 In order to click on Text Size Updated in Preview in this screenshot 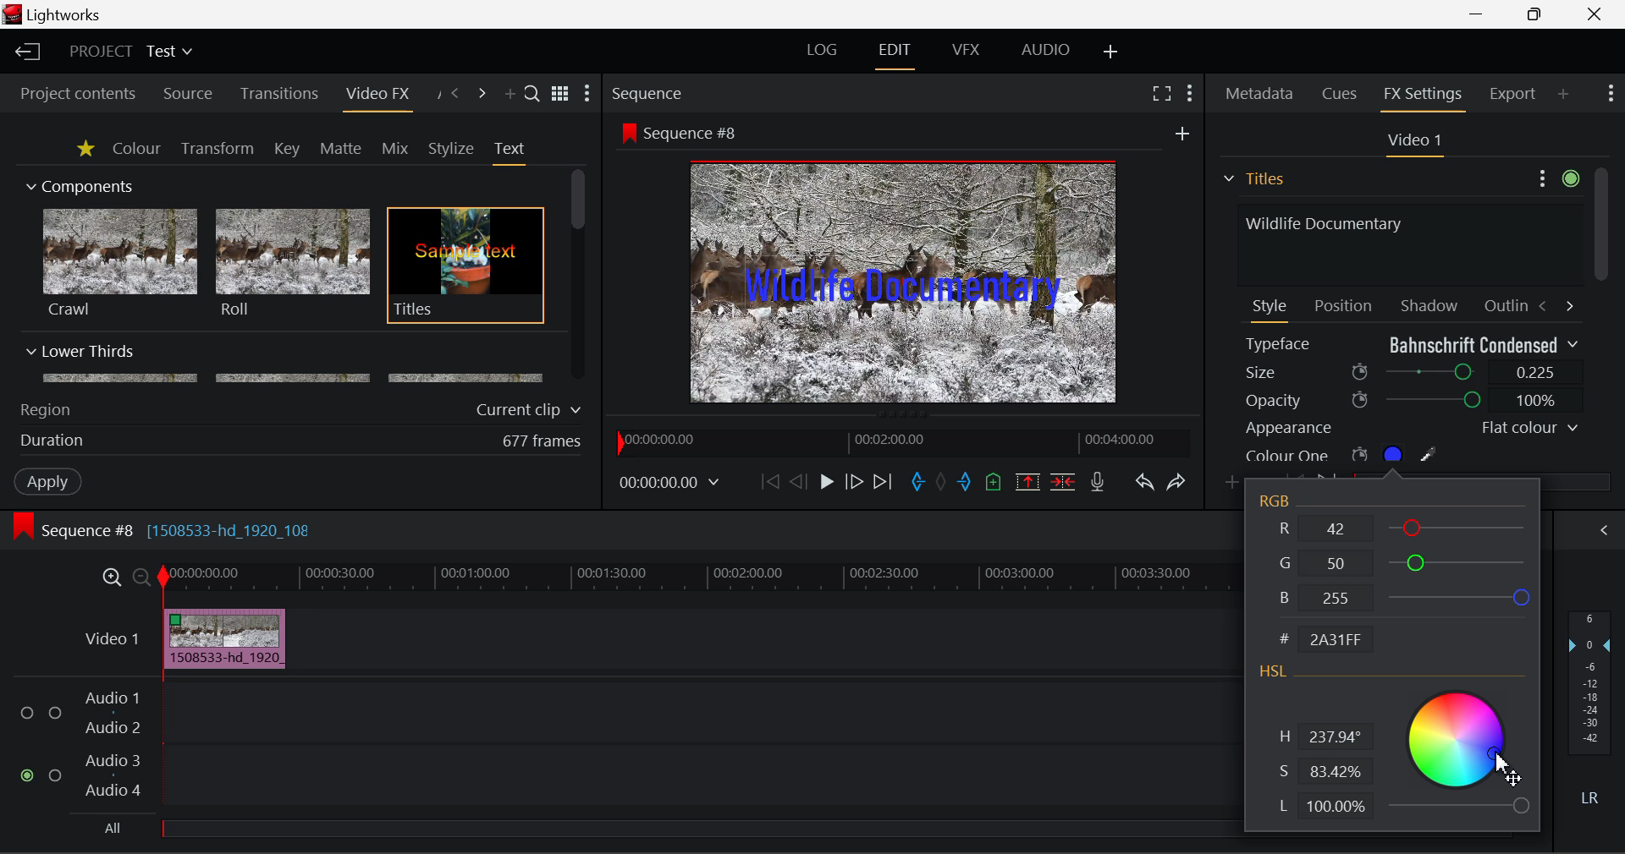, I will do `click(907, 285)`.